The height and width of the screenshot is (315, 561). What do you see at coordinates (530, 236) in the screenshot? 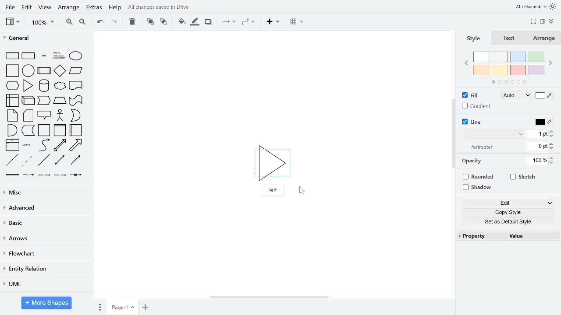
I see `value` at bounding box center [530, 236].